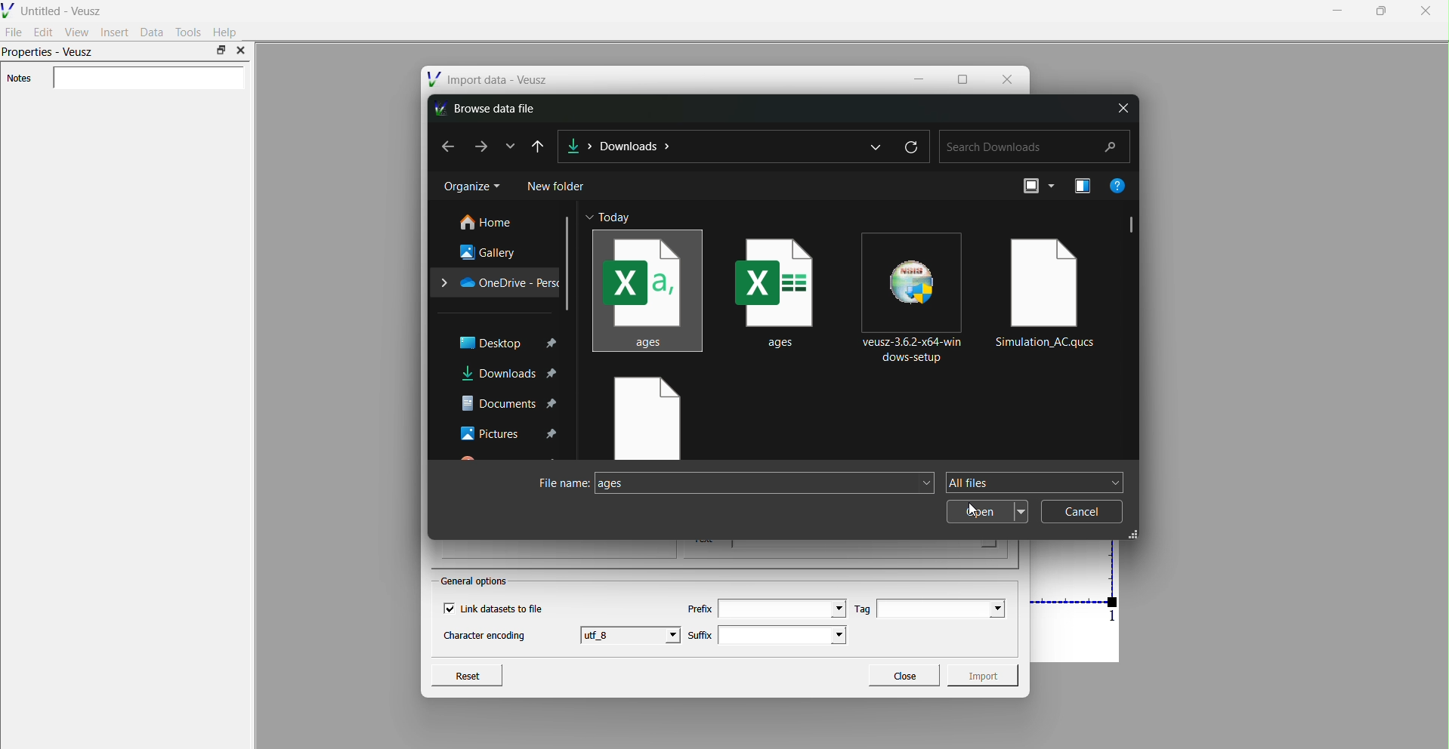 The width and height of the screenshot is (1449, 749). Describe the element at coordinates (506, 609) in the screenshot. I see `Link datasets to file` at that location.